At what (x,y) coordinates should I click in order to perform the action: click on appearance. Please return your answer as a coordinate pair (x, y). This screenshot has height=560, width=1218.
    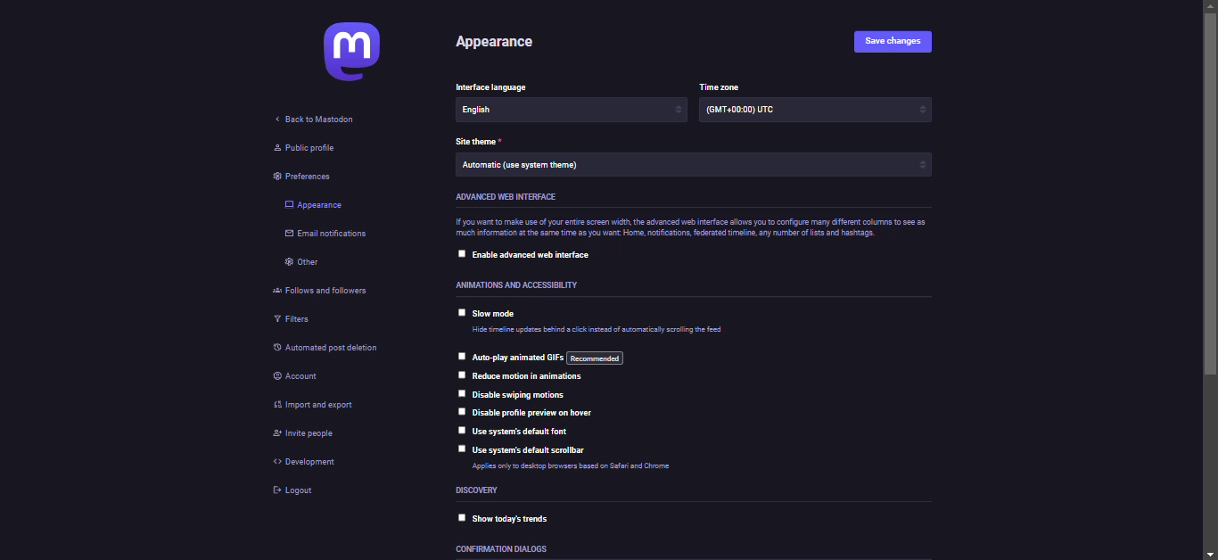
    Looking at the image, I should click on (314, 205).